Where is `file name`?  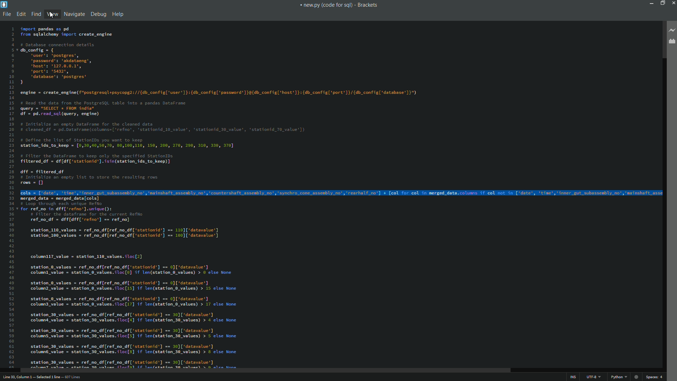 file name is located at coordinates (326, 5).